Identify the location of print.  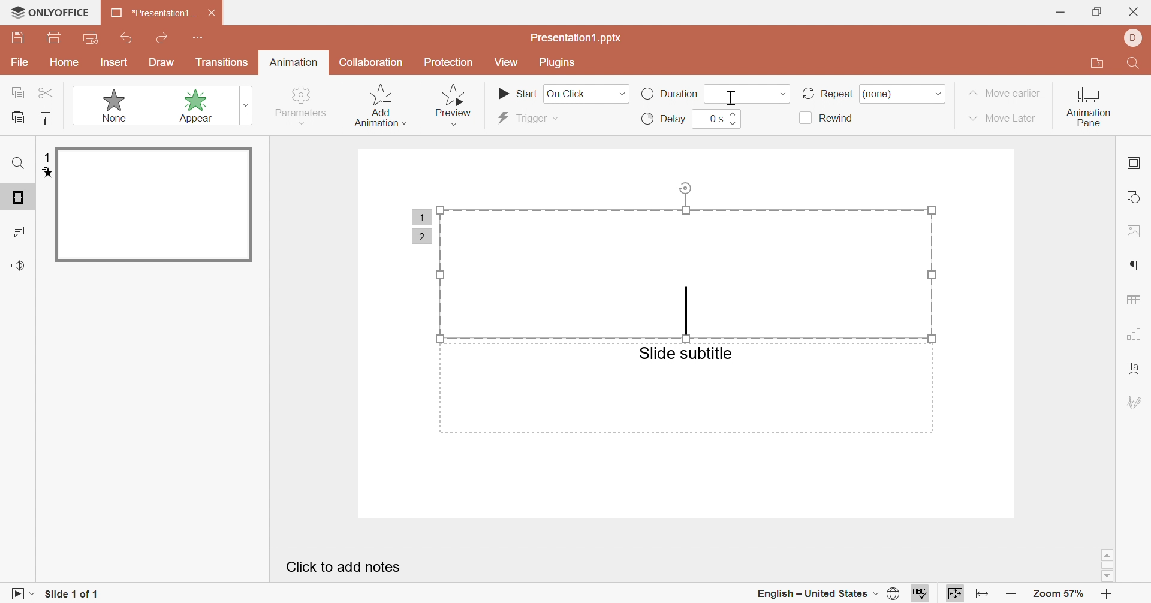
(56, 37).